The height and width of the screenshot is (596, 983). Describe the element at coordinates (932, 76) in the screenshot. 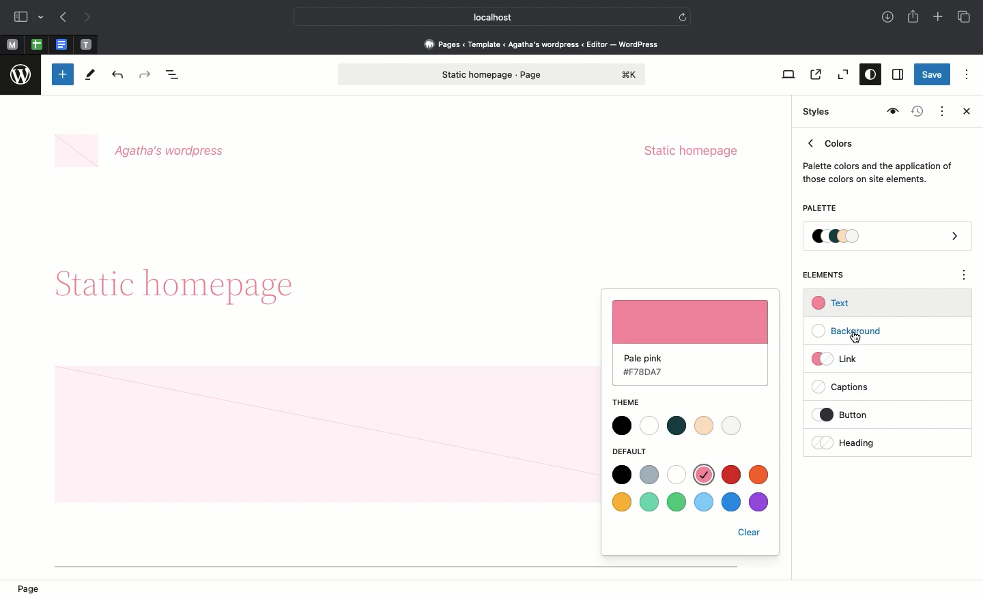

I see `Save` at that location.